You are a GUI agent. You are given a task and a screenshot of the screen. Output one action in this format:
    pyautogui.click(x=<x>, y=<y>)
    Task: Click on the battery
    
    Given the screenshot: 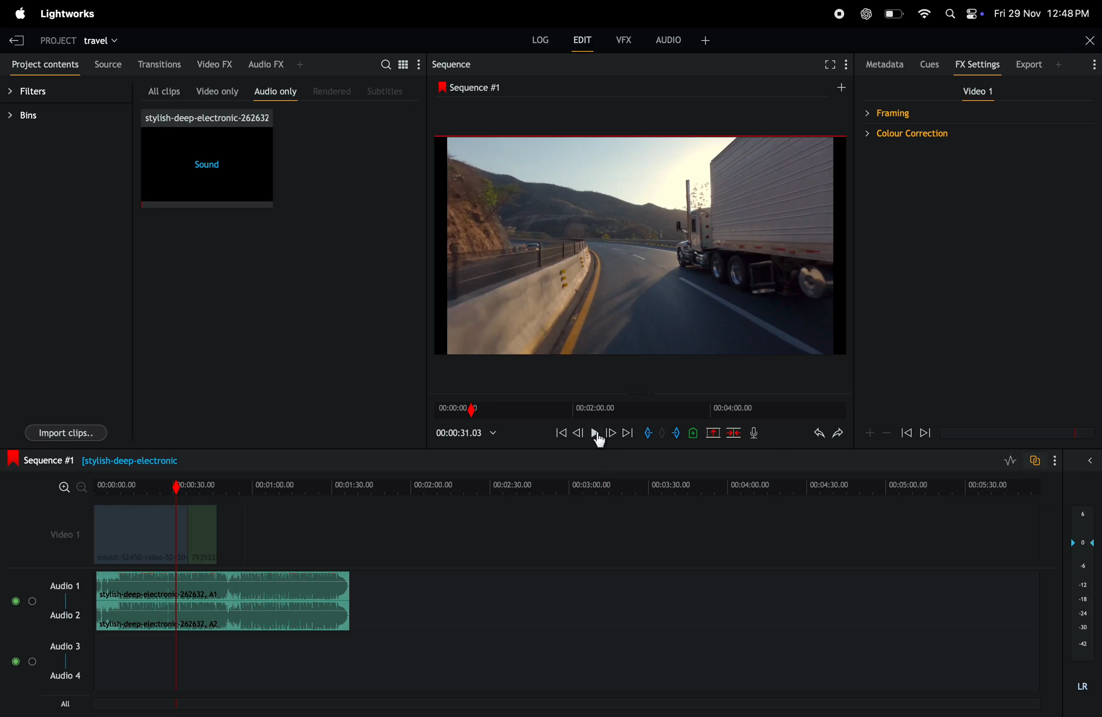 What is the action you would take?
    pyautogui.click(x=894, y=13)
    